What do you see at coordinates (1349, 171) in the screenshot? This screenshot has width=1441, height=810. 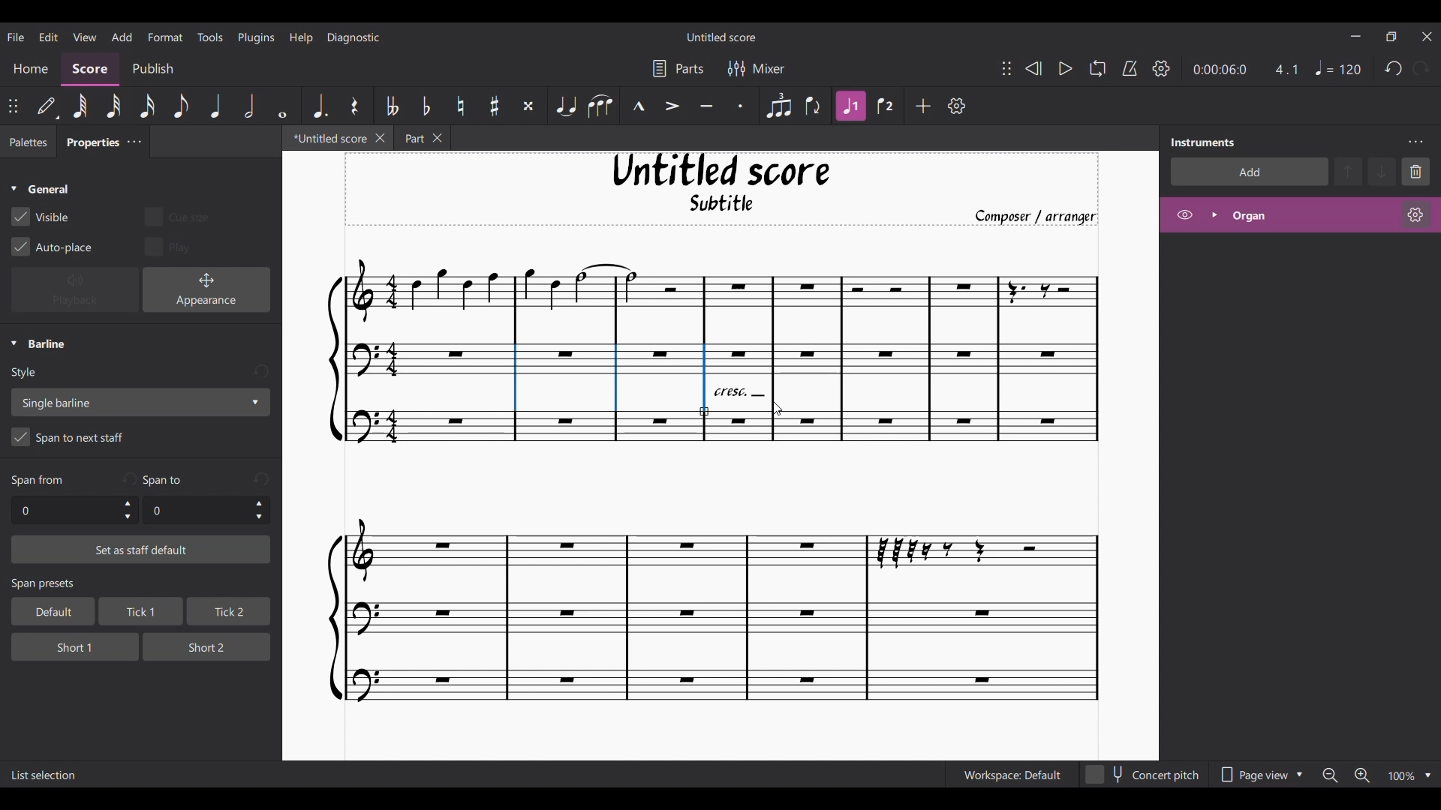 I see `Move selection up` at bounding box center [1349, 171].